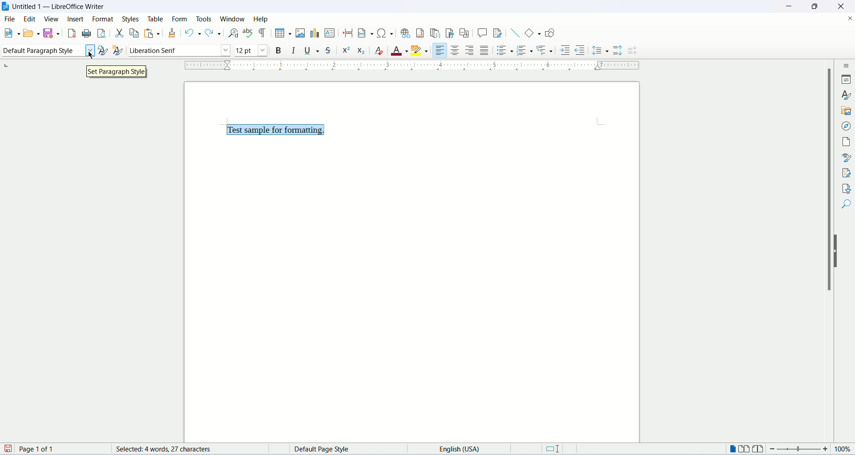  Describe the element at coordinates (348, 33) in the screenshot. I see `page break` at that location.